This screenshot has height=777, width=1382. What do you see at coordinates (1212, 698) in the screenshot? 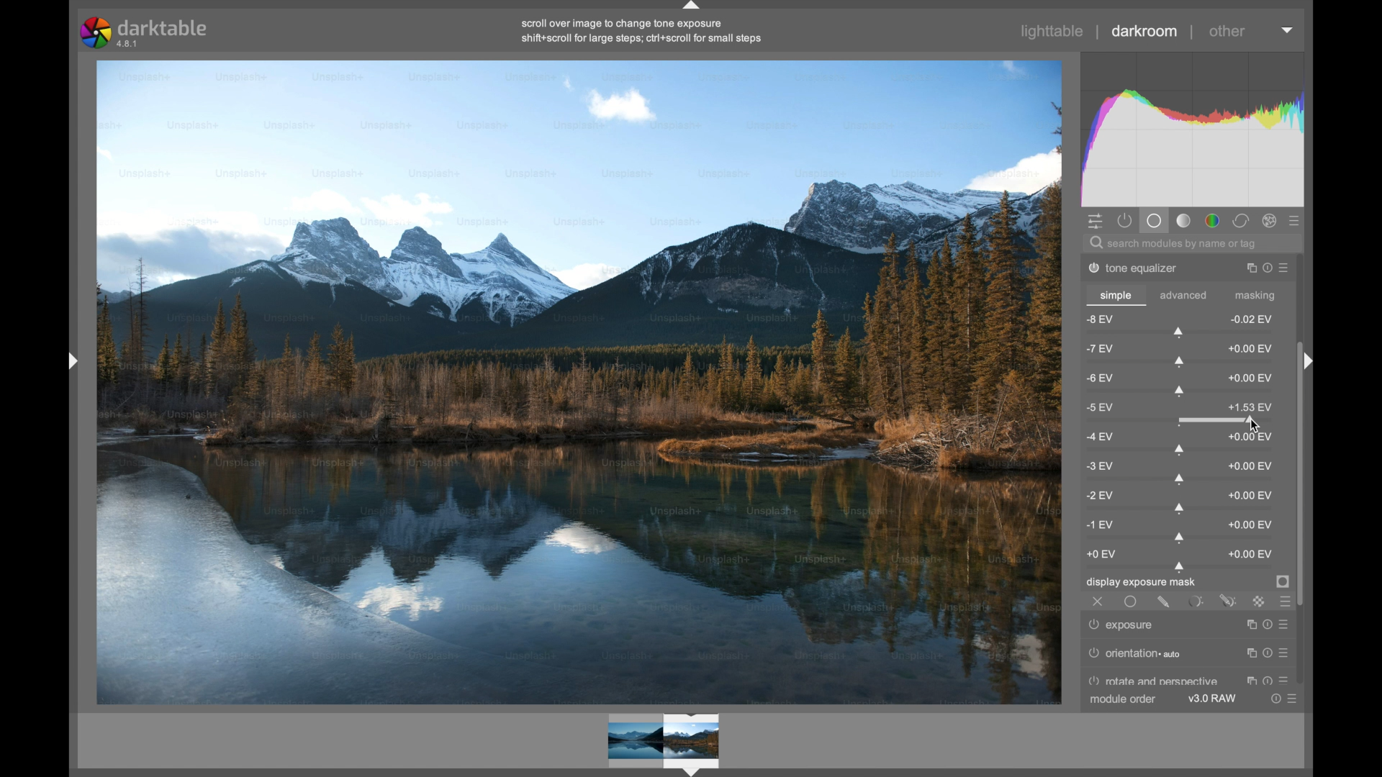
I see `v3.0 raw` at bounding box center [1212, 698].